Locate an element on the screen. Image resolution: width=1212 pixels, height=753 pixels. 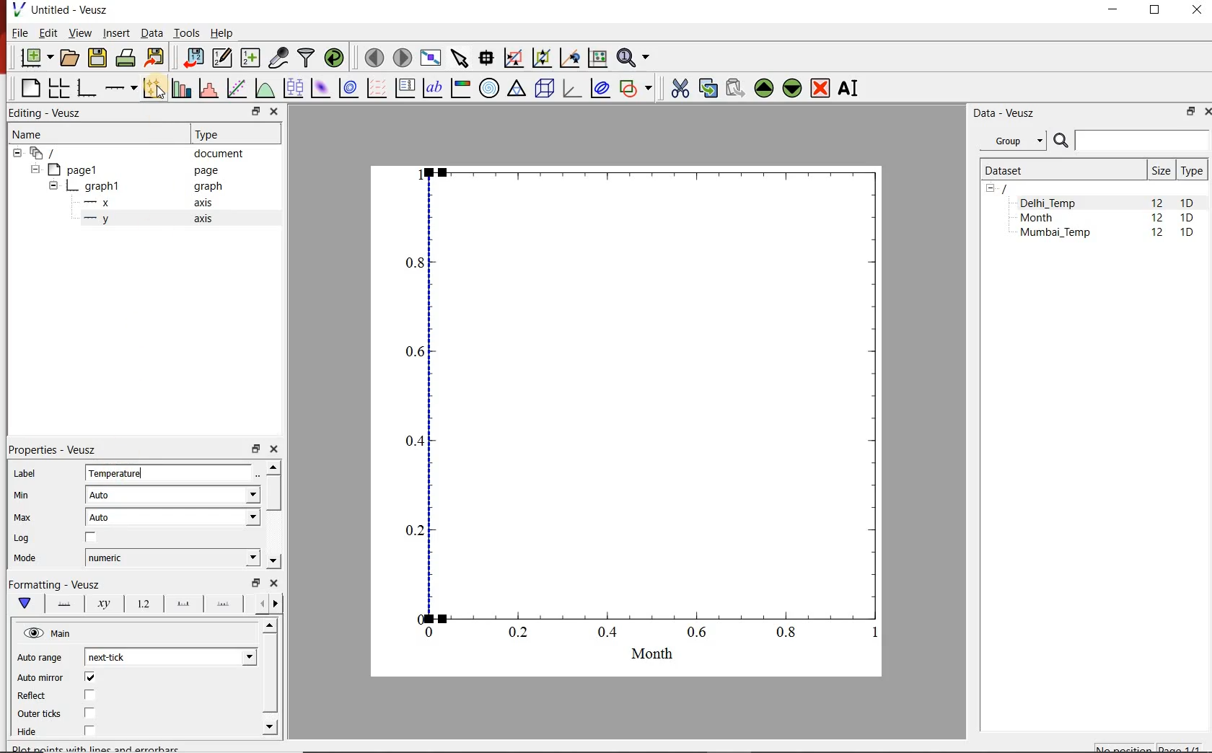
Help is located at coordinates (222, 32).